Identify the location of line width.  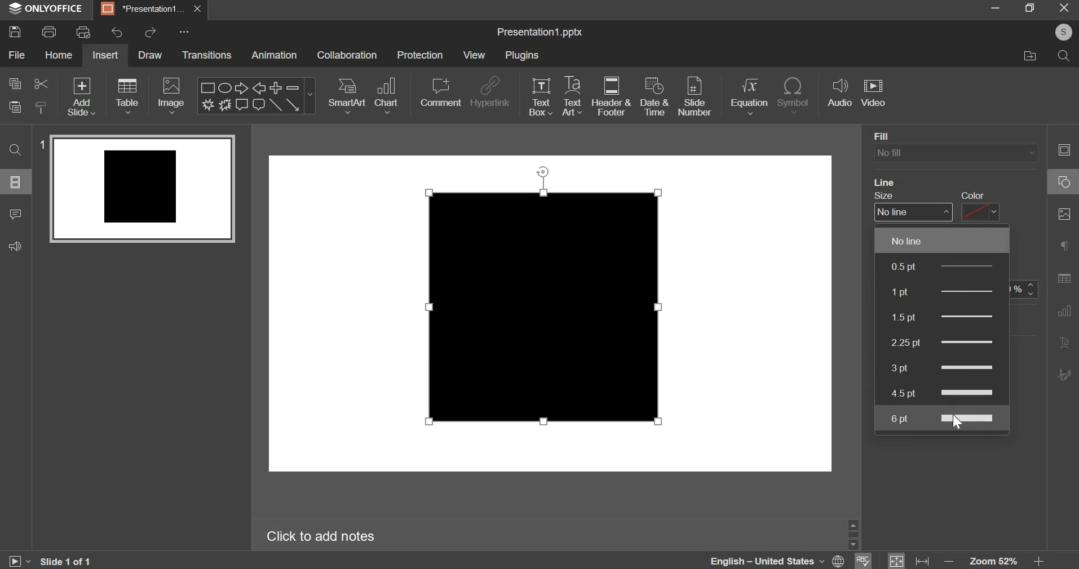
(908, 212).